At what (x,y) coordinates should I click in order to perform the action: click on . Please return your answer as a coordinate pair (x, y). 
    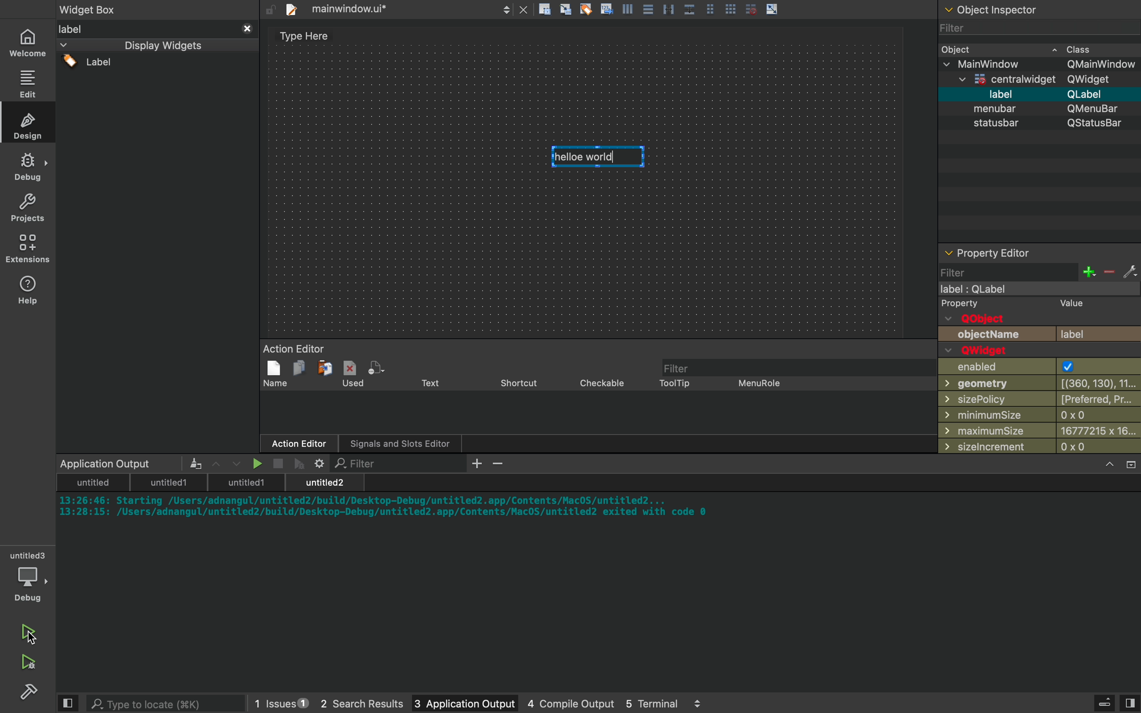
    Looking at the image, I should click on (1116, 703).